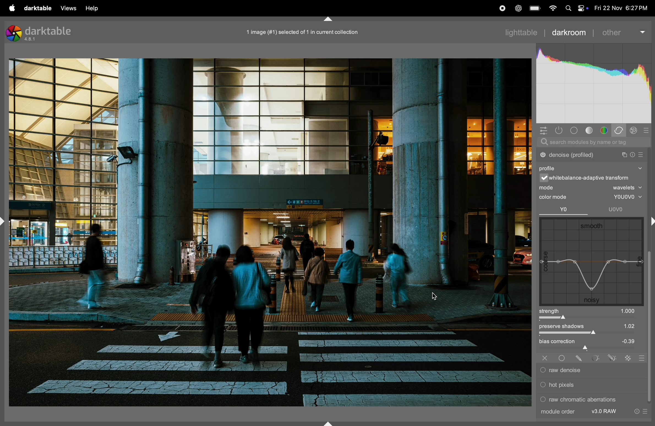 This screenshot has height=426, width=655. What do you see at coordinates (638, 411) in the screenshot?
I see `reset` at bounding box center [638, 411].